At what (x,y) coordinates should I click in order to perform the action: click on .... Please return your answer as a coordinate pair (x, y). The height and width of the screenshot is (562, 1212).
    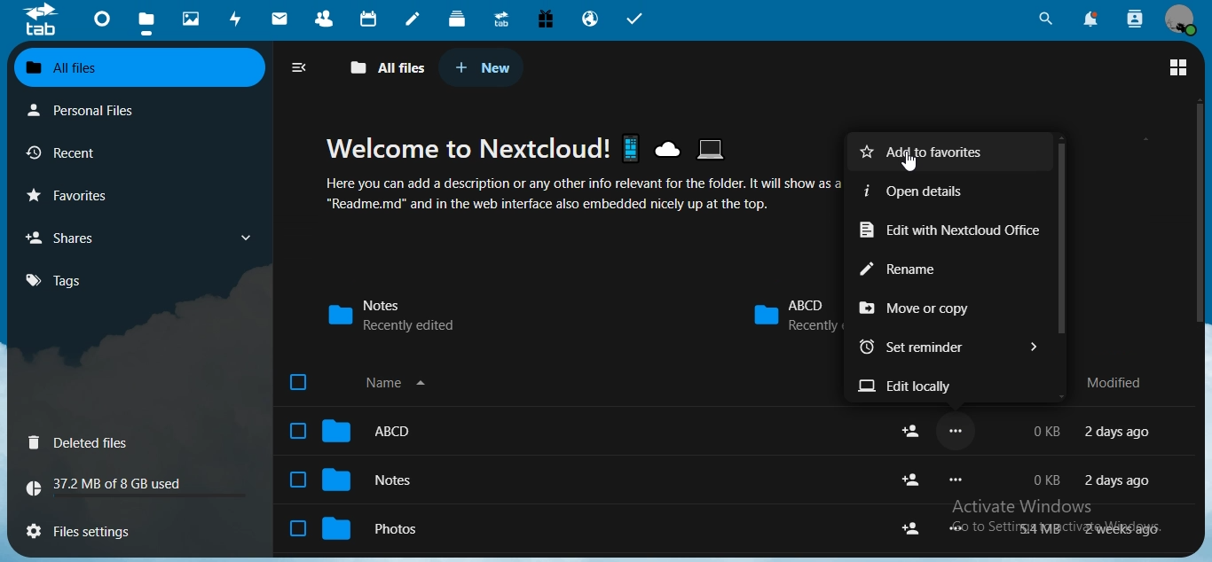
    Looking at the image, I should click on (953, 529).